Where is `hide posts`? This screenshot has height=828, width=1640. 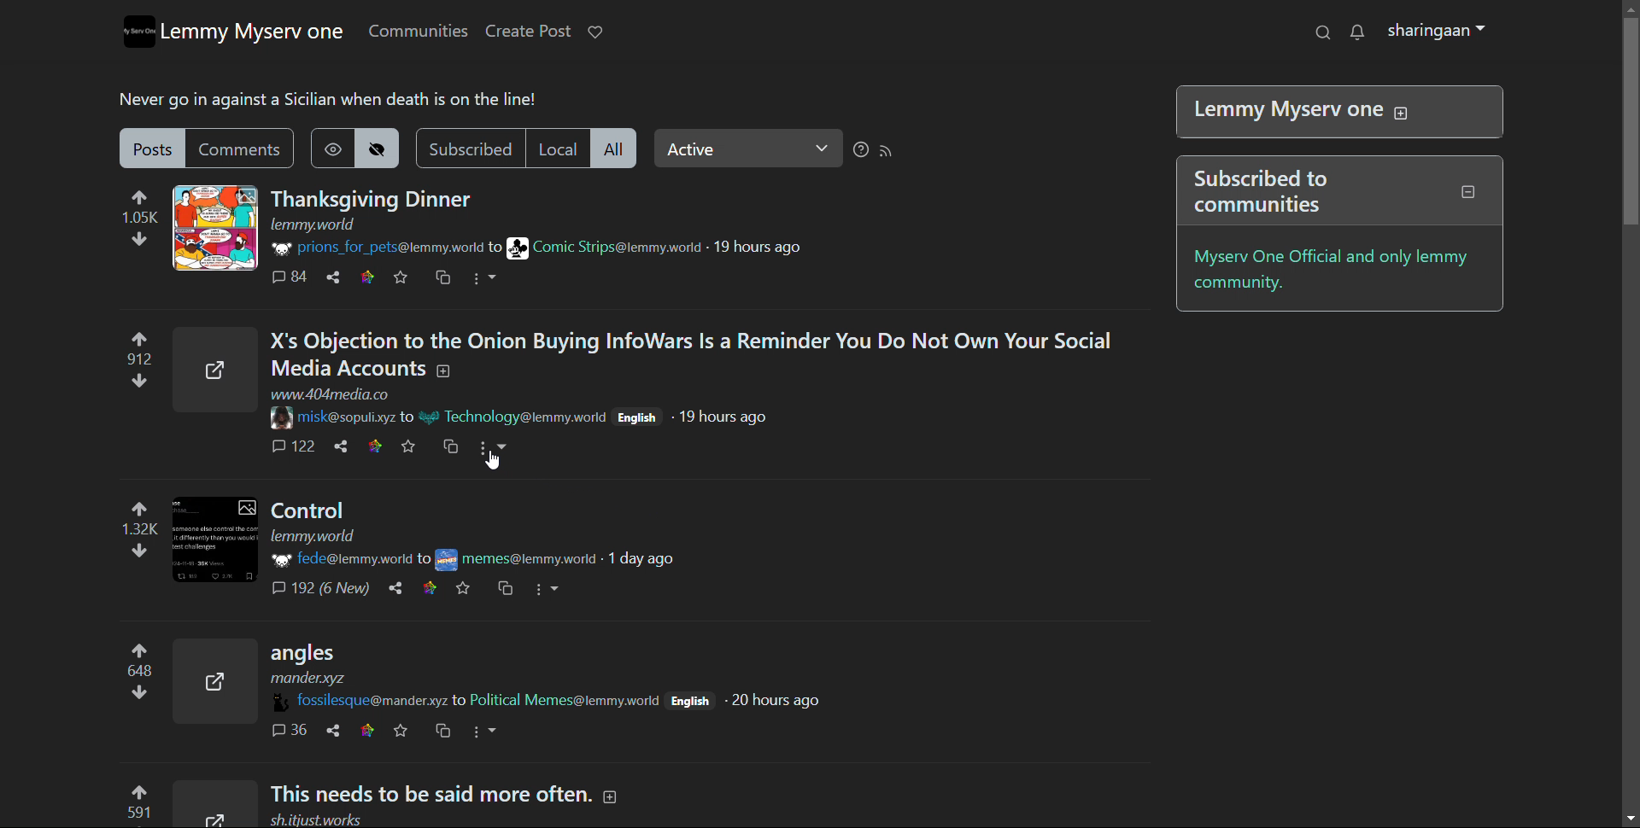 hide posts is located at coordinates (380, 149).